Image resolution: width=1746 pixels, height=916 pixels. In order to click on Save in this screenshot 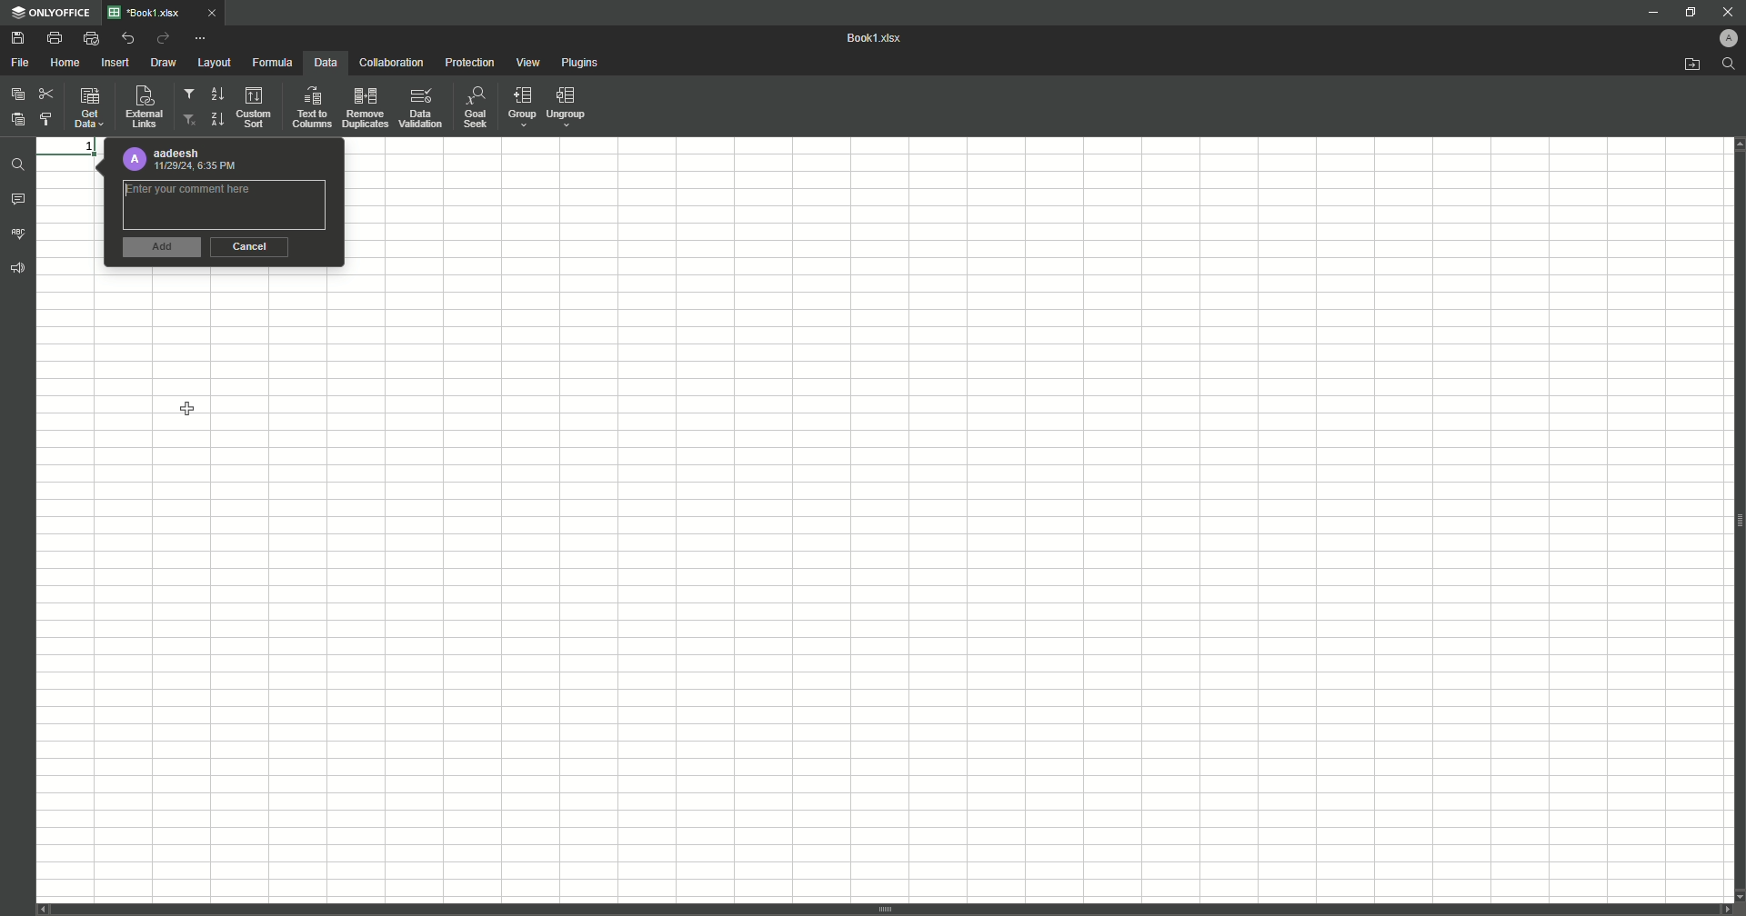, I will do `click(17, 39)`.